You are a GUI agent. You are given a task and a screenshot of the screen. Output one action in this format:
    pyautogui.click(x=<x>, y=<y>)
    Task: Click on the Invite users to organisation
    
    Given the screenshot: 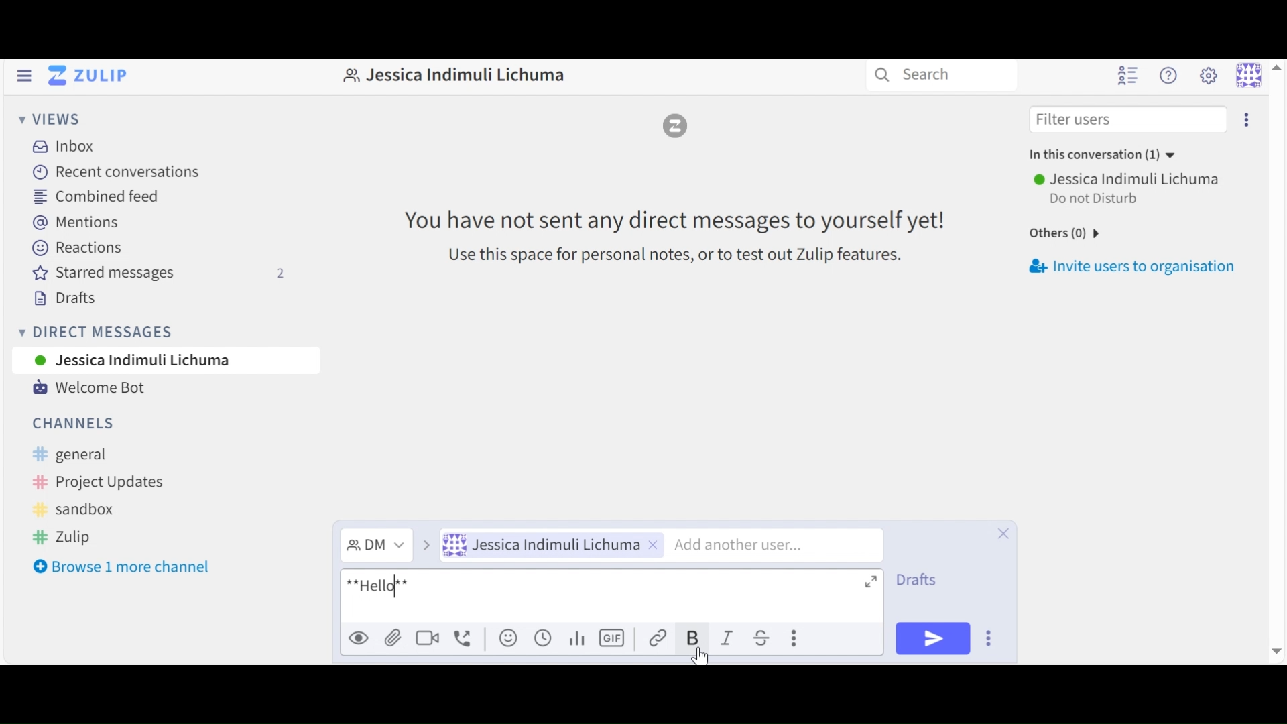 What is the action you would take?
    pyautogui.click(x=1138, y=269)
    